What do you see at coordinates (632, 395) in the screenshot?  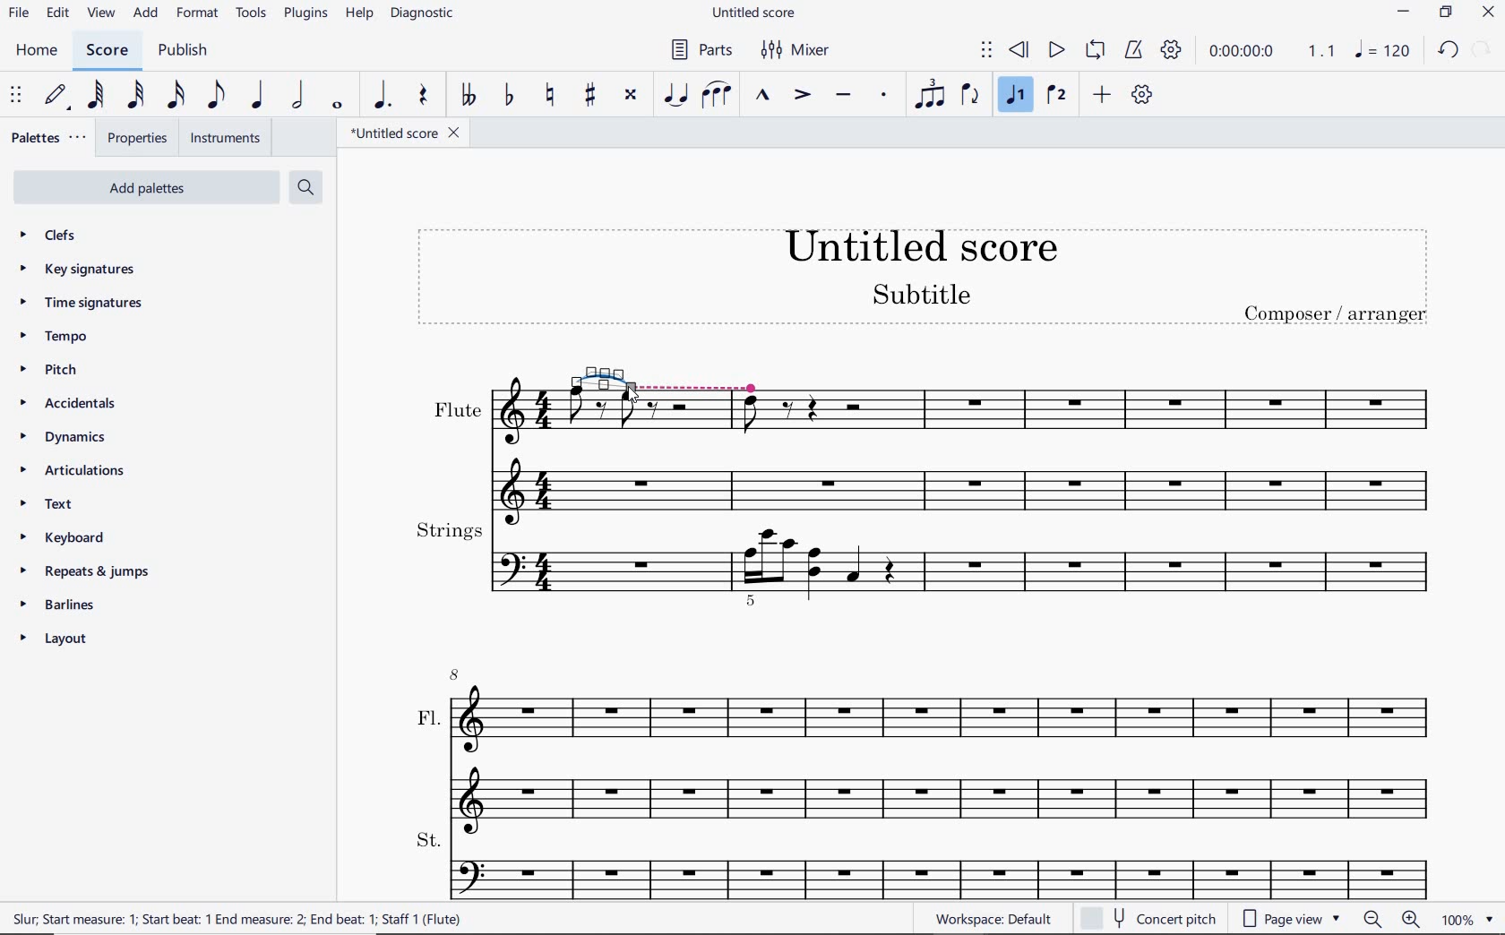 I see `cursor` at bounding box center [632, 395].